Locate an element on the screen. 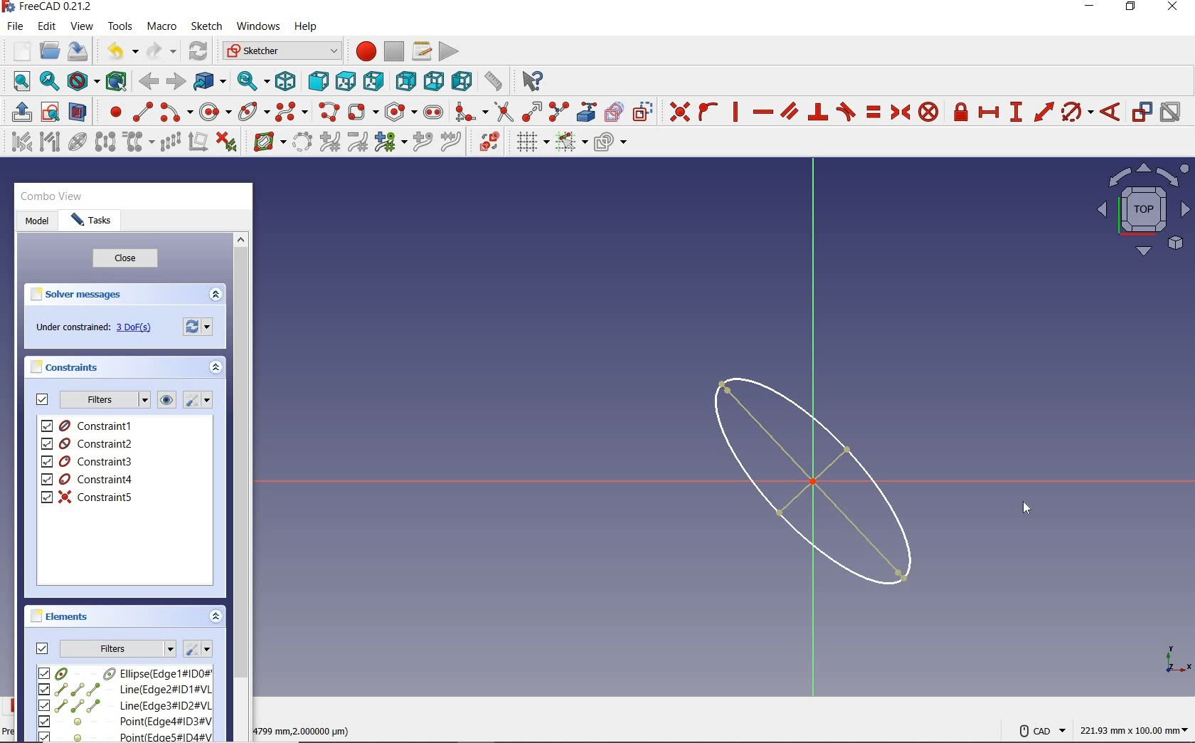 This screenshot has height=743, width=1195. tools is located at coordinates (122, 26).